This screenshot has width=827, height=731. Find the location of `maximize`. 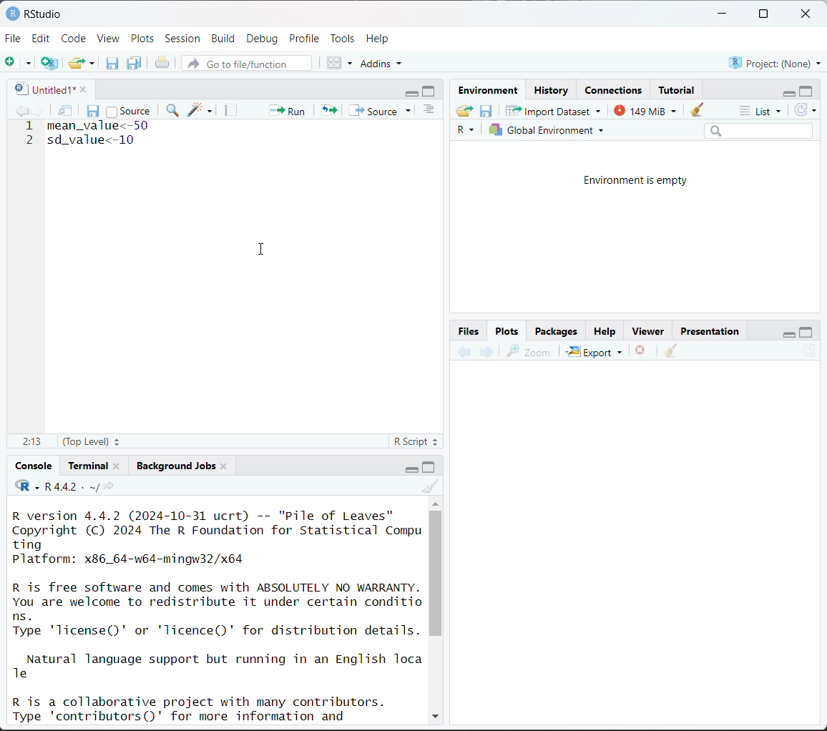

maximize is located at coordinates (431, 91).